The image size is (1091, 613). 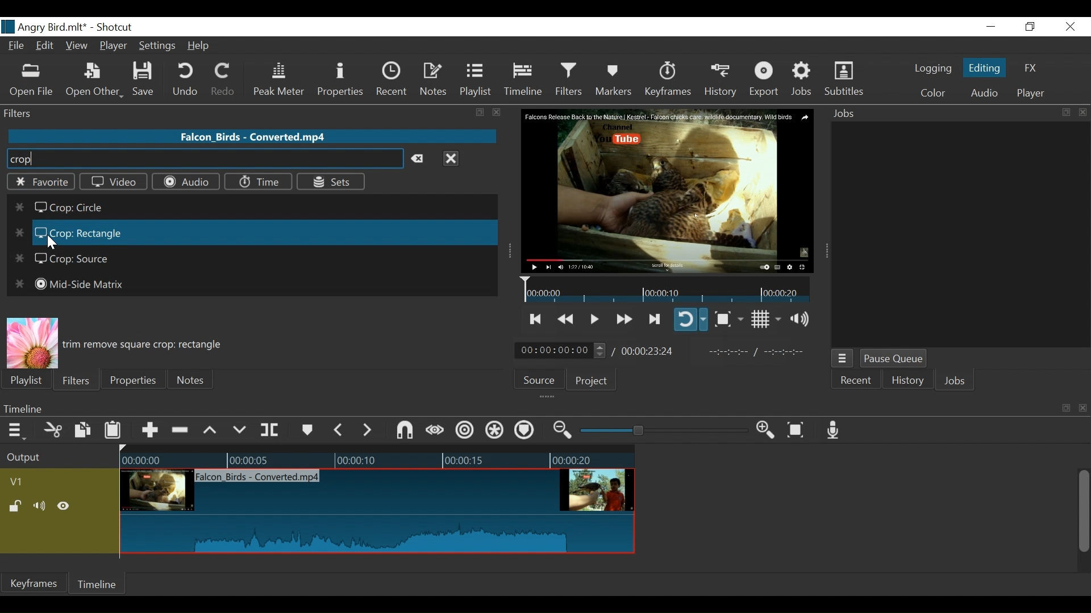 I want to click on Pause Queue, so click(x=895, y=359).